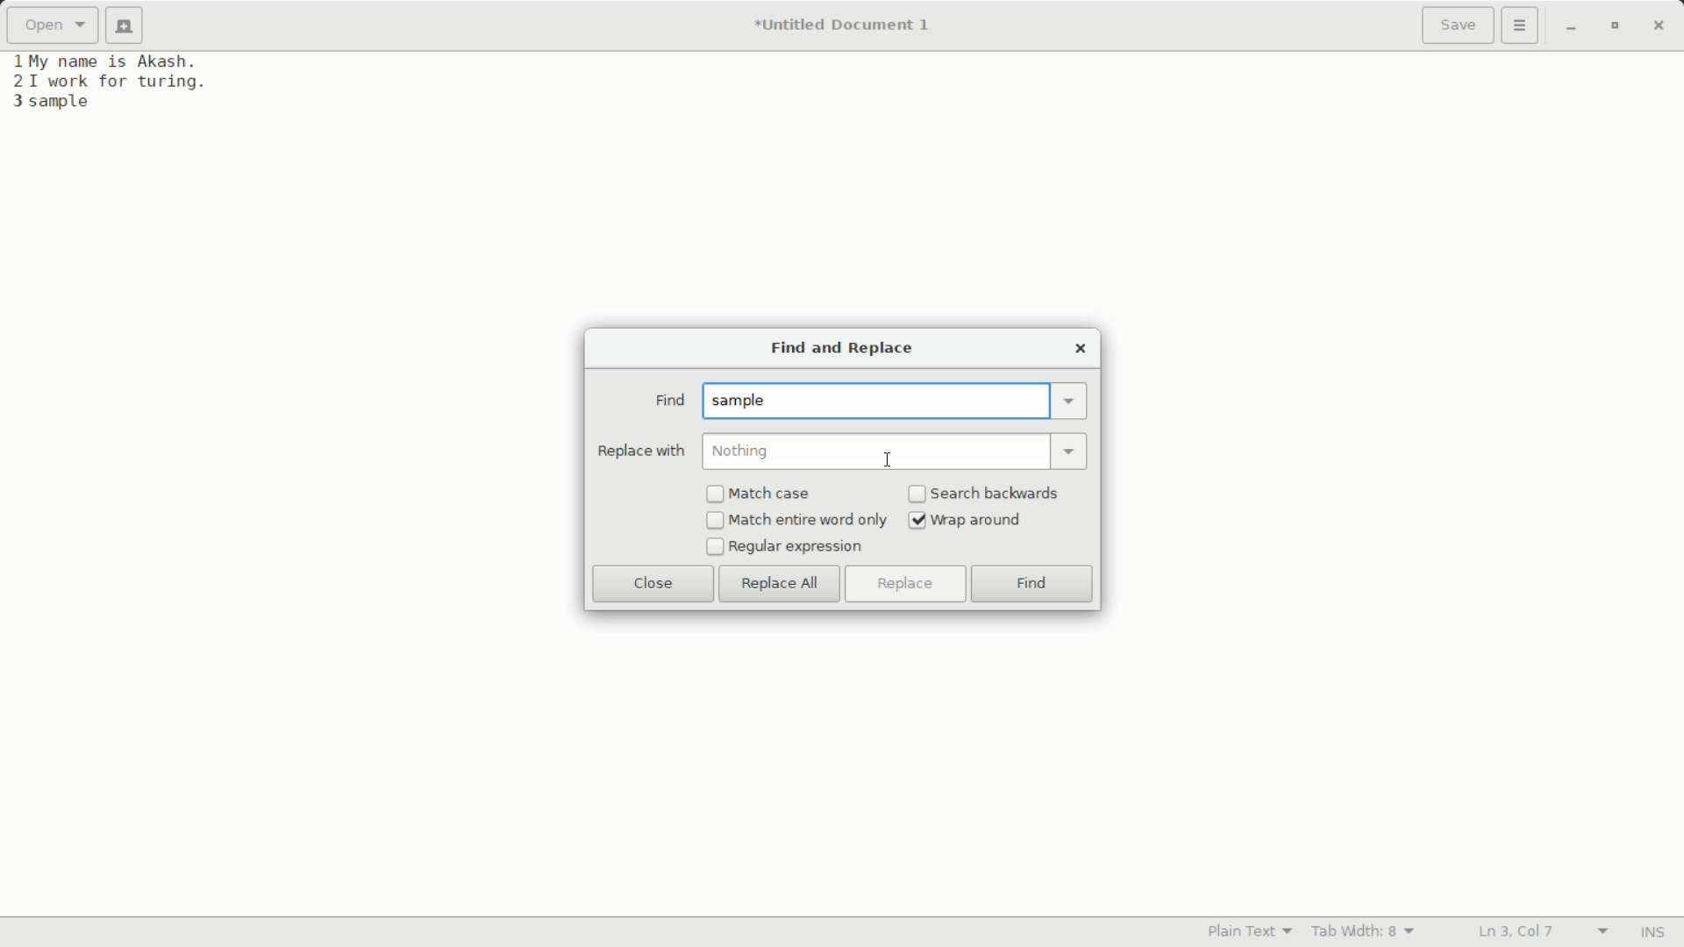 The image size is (1684, 947). What do you see at coordinates (1540, 932) in the screenshot?
I see `lines and columns` at bounding box center [1540, 932].